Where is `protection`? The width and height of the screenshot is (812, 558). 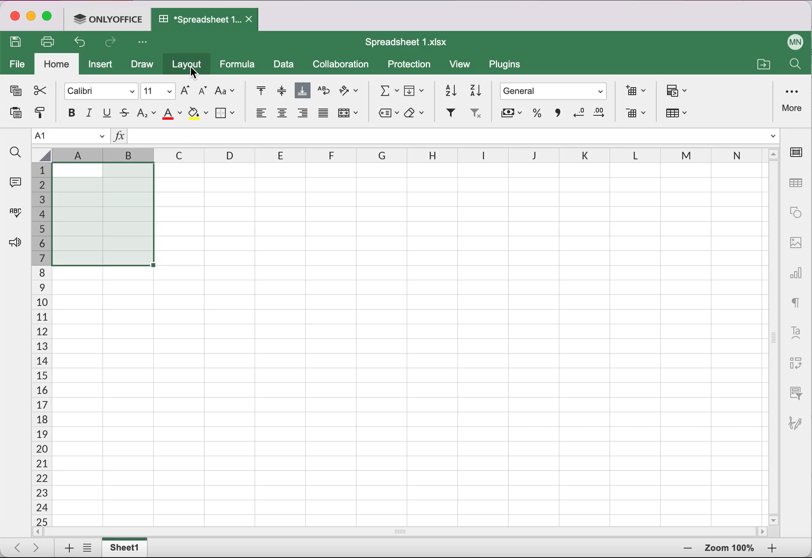 protection is located at coordinates (410, 65).